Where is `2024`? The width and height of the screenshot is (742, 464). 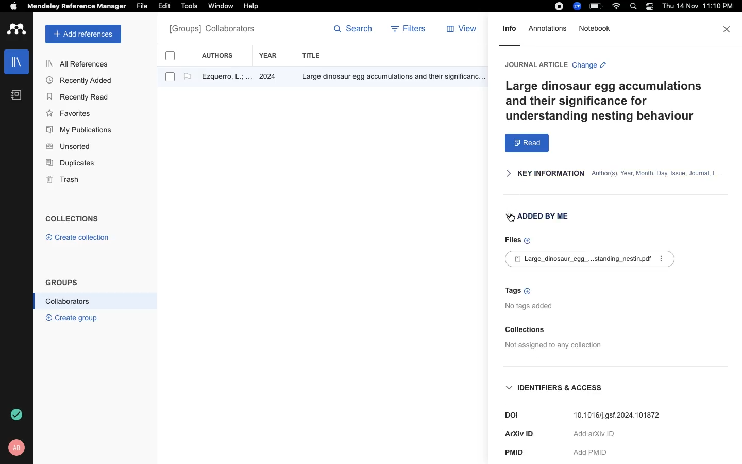
2024 is located at coordinates (269, 77).